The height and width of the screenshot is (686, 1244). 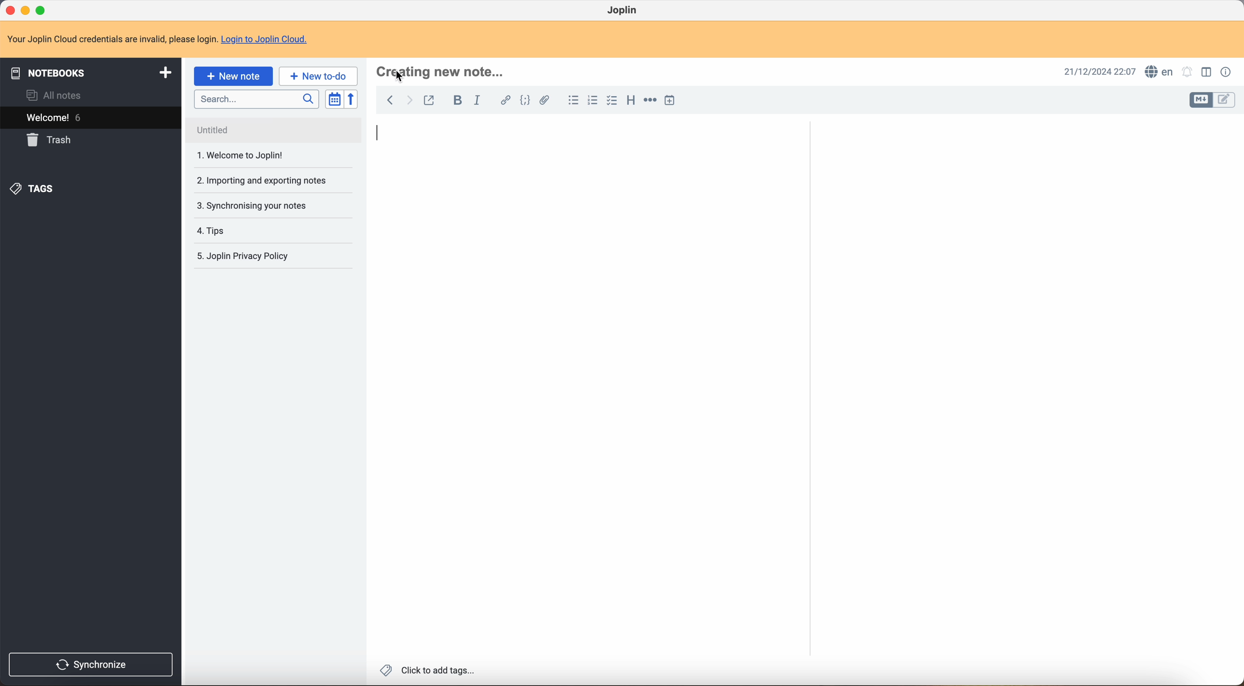 What do you see at coordinates (1226, 72) in the screenshot?
I see `note properties` at bounding box center [1226, 72].